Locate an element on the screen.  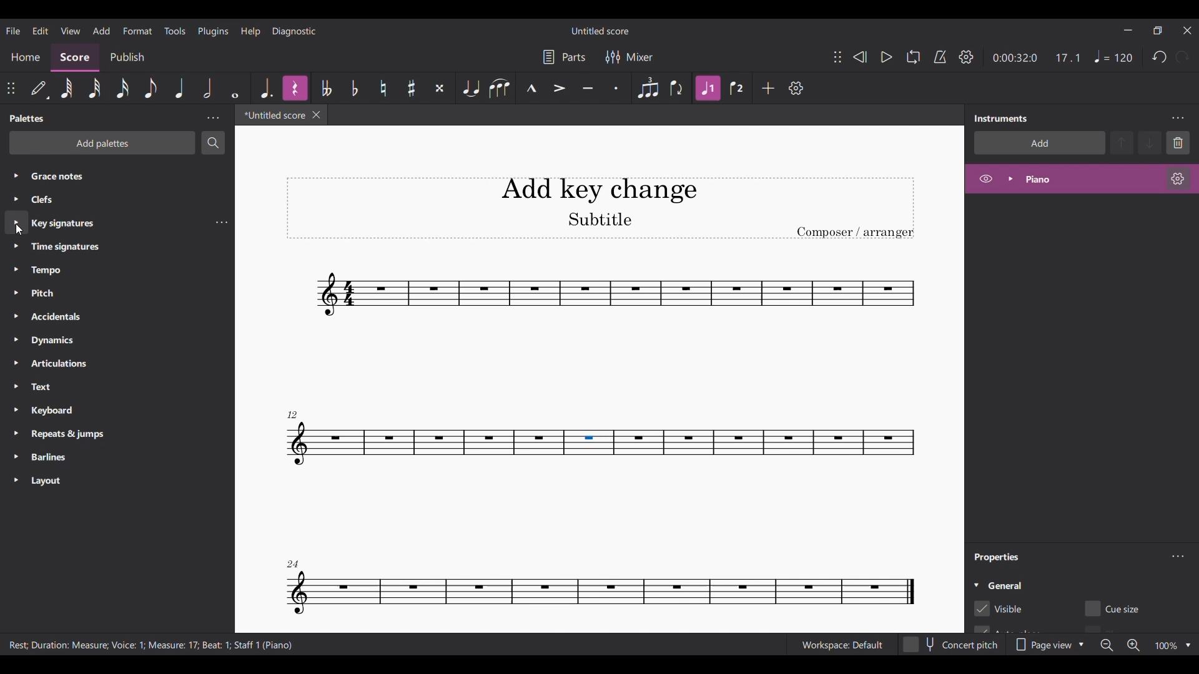
Slur is located at coordinates (499, 87).